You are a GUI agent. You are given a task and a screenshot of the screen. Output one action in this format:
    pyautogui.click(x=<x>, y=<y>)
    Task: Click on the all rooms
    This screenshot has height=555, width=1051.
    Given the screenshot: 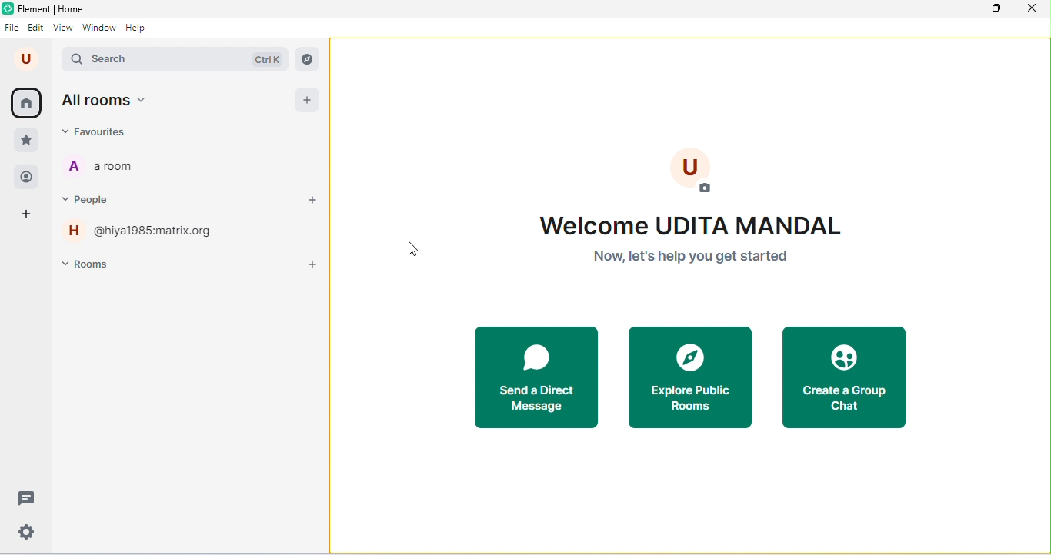 What is the action you would take?
    pyautogui.click(x=108, y=101)
    